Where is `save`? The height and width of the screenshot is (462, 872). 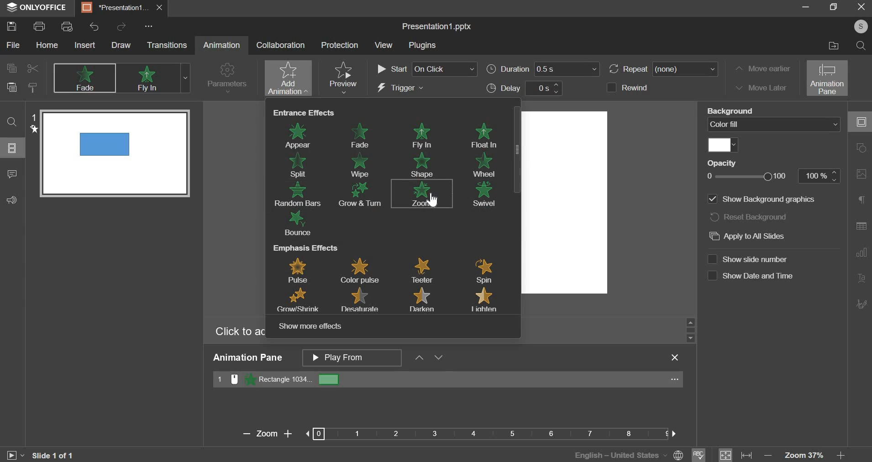 save is located at coordinates (13, 26).